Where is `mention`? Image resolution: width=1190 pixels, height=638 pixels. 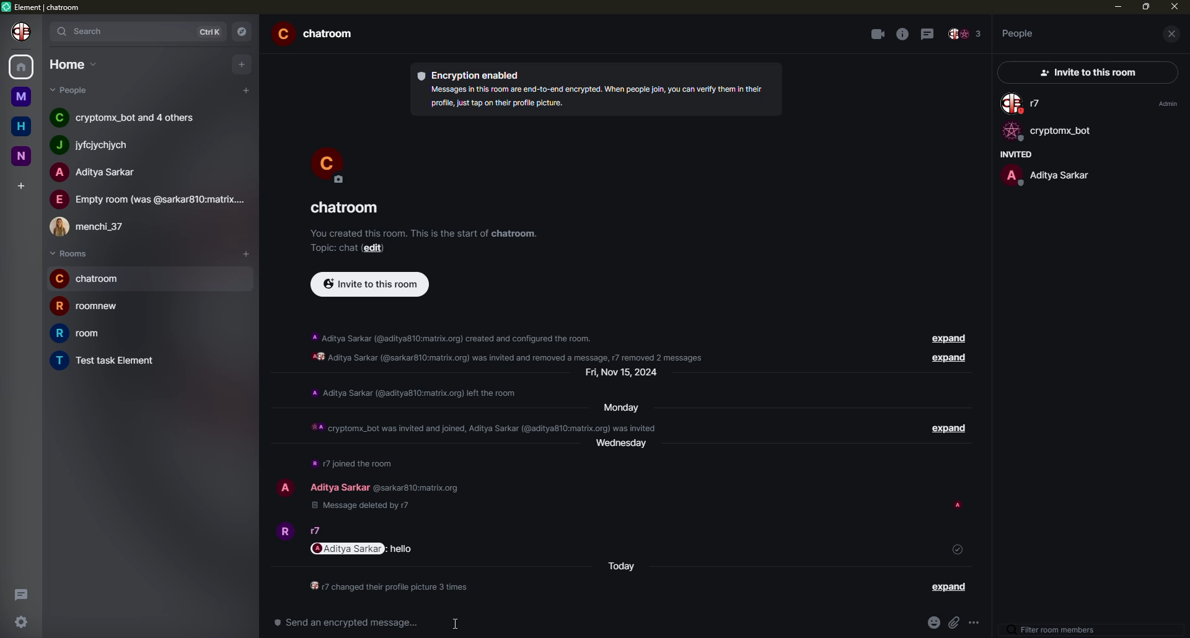
mention is located at coordinates (348, 548).